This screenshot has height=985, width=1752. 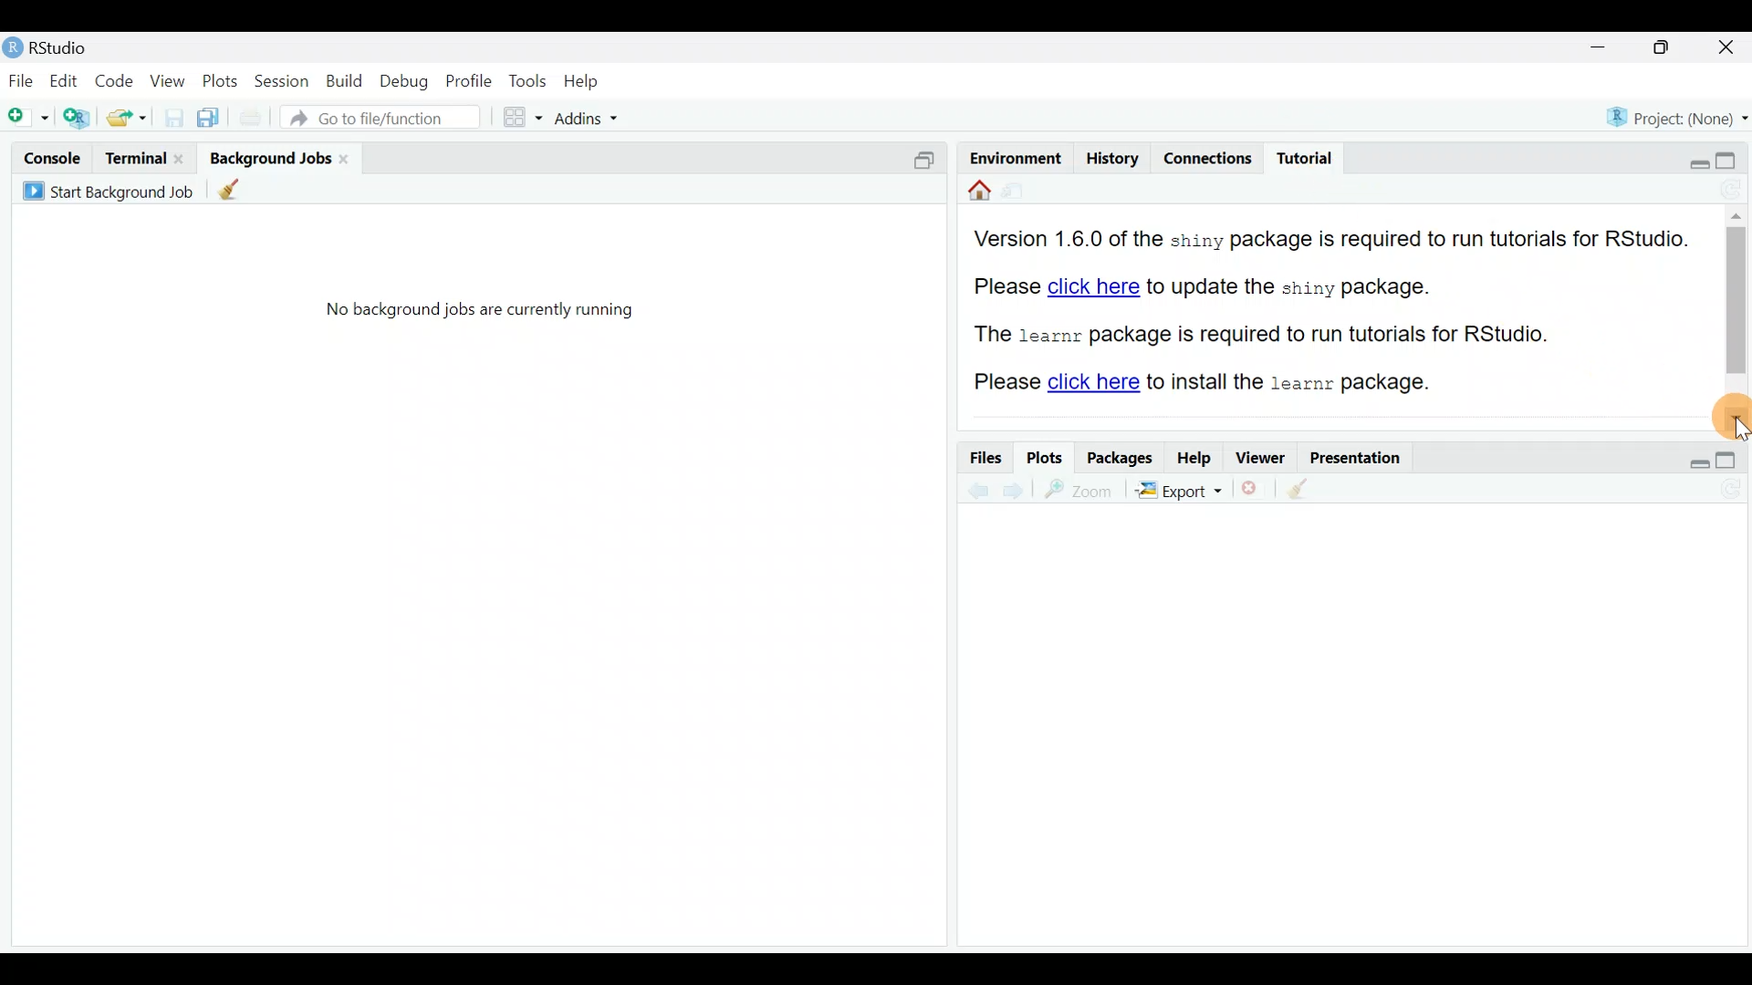 I want to click on Presentation, so click(x=1364, y=457).